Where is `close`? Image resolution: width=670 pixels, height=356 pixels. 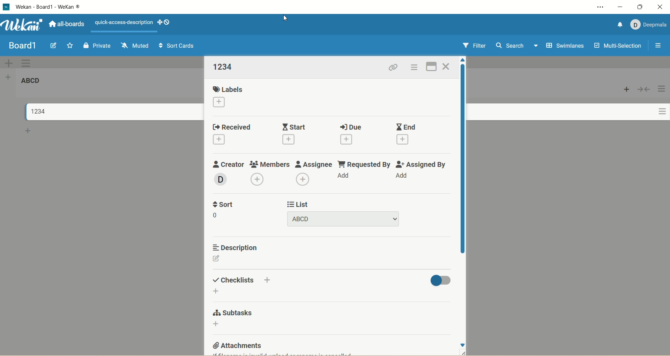 close is located at coordinates (662, 7).